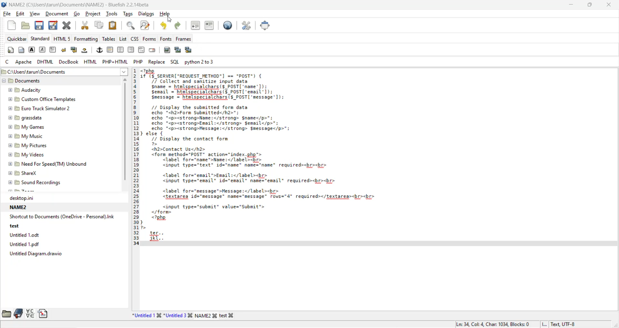 The height and width of the screenshot is (328, 619). Describe the element at coordinates (26, 25) in the screenshot. I see `open` at that location.